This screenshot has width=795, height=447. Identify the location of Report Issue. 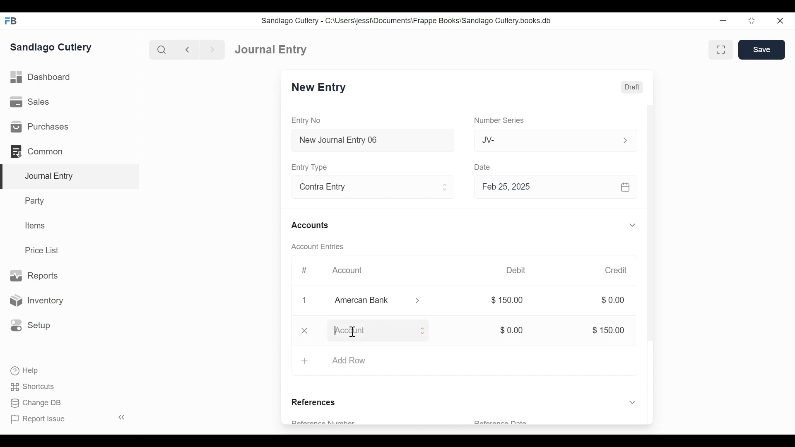
(70, 418).